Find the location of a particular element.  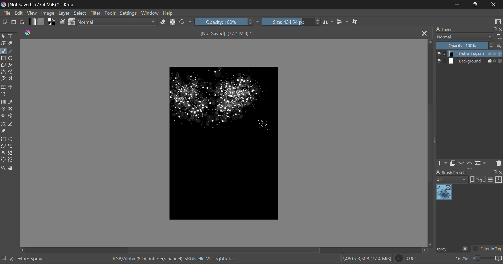

Add Layer is located at coordinates (442, 164).